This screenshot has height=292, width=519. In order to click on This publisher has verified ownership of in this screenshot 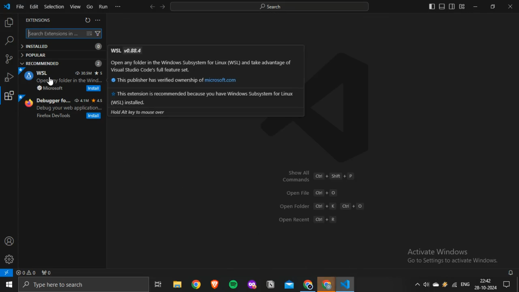, I will do `click(157, 80)`.